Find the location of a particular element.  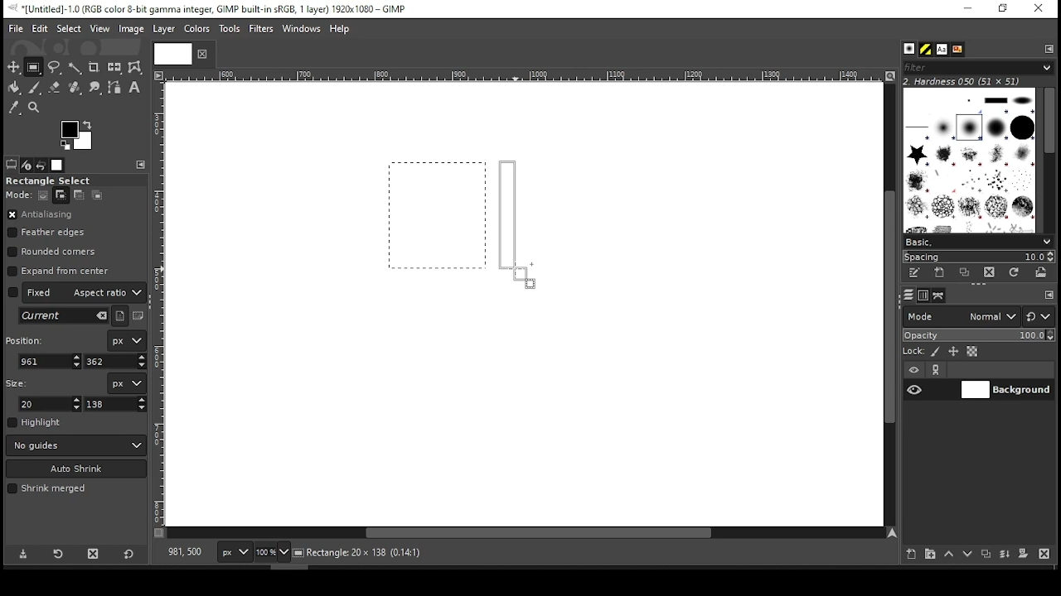

paths is located at coordinates (941, 295).